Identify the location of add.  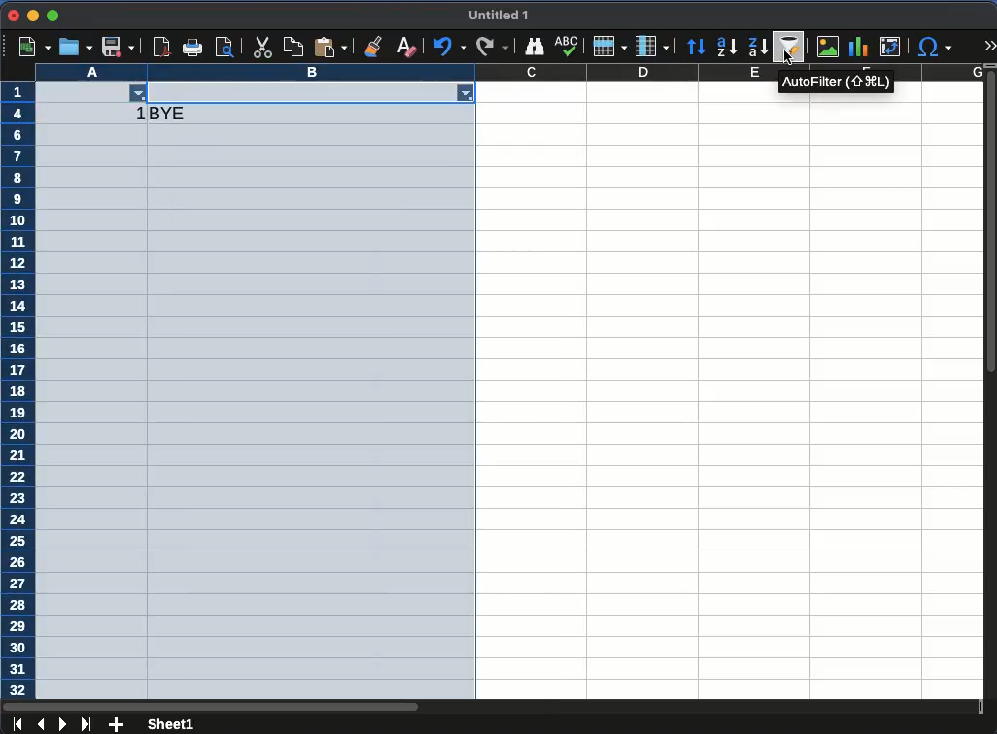
(116, 724).